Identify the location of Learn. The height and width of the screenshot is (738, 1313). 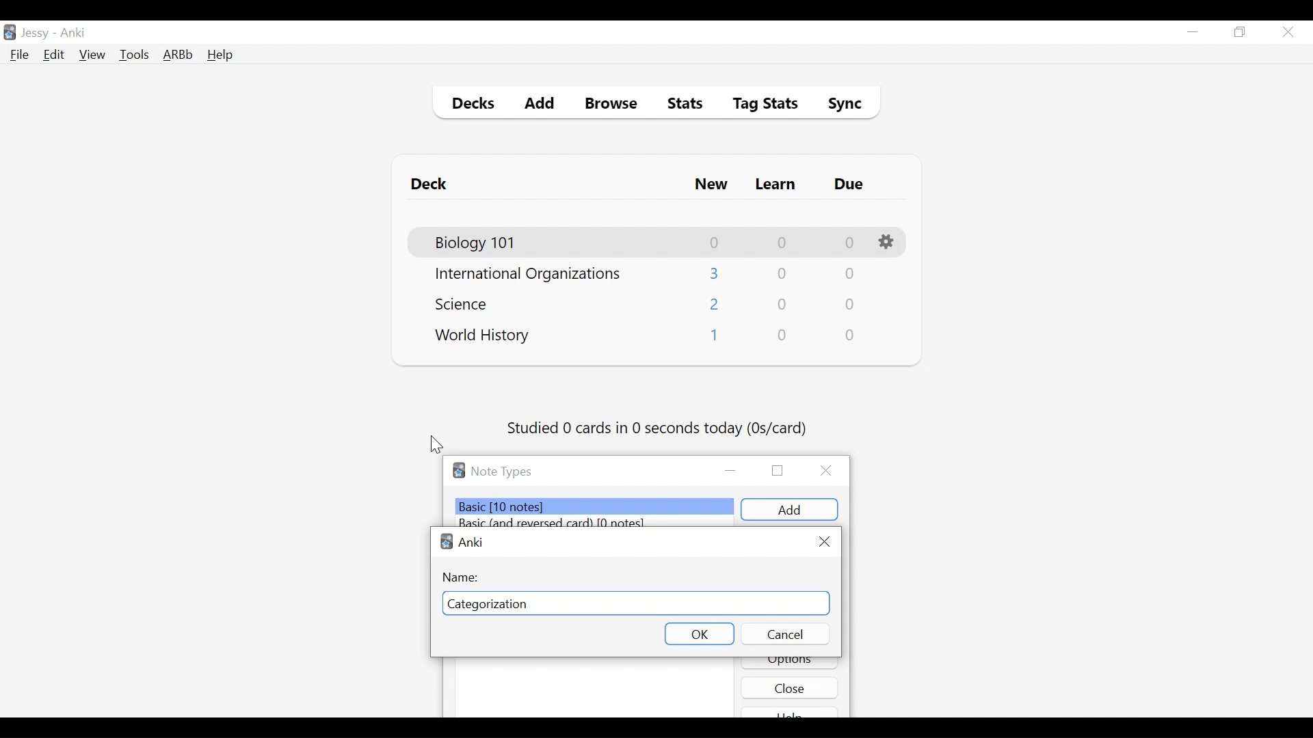
(775, 185).